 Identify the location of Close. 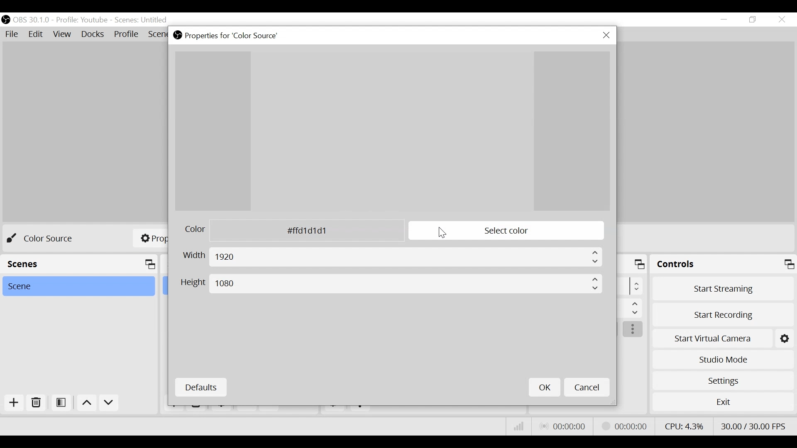
(606, 36).